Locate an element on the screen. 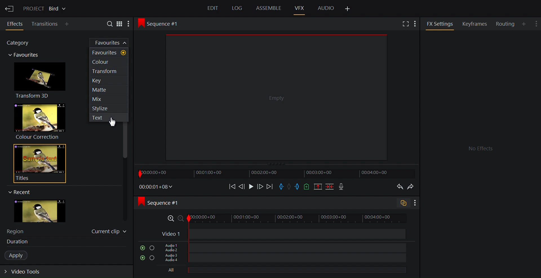 The width and height of the screenshot is (541, 278). Move forward is located at coordinates (269, 187).